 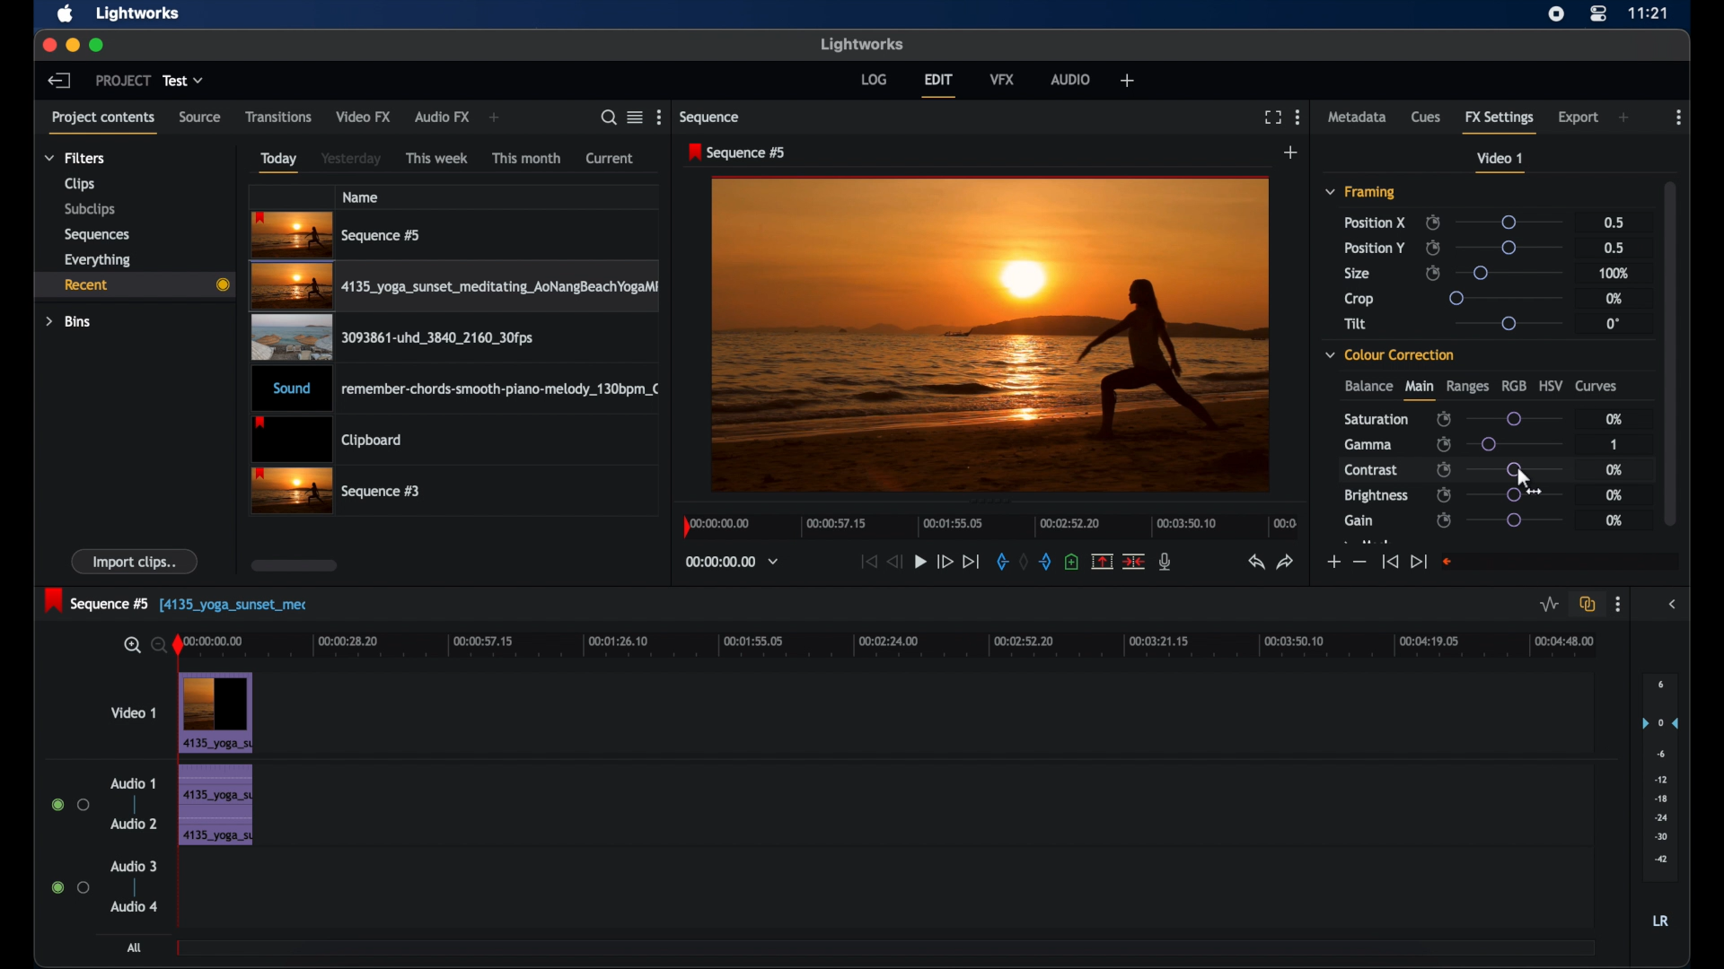 What do you see at coordinates (944, 561) in the screenshot?
I see `fast forward` at bounding box center [944, 561].